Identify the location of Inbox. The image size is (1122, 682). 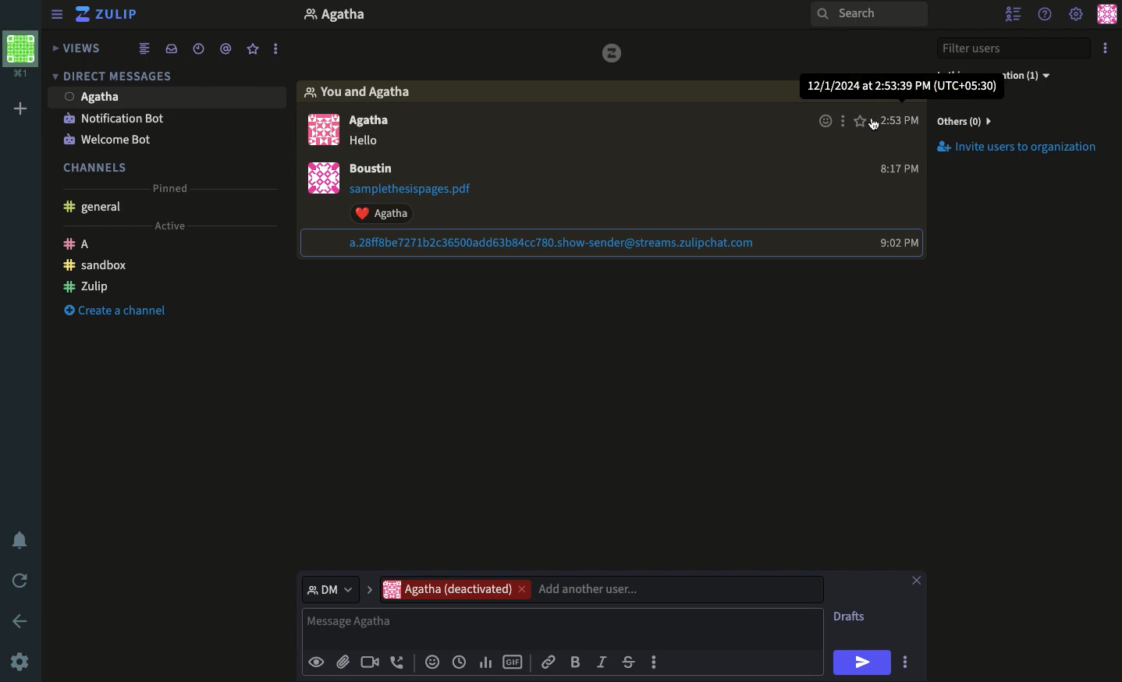
(488, 16).